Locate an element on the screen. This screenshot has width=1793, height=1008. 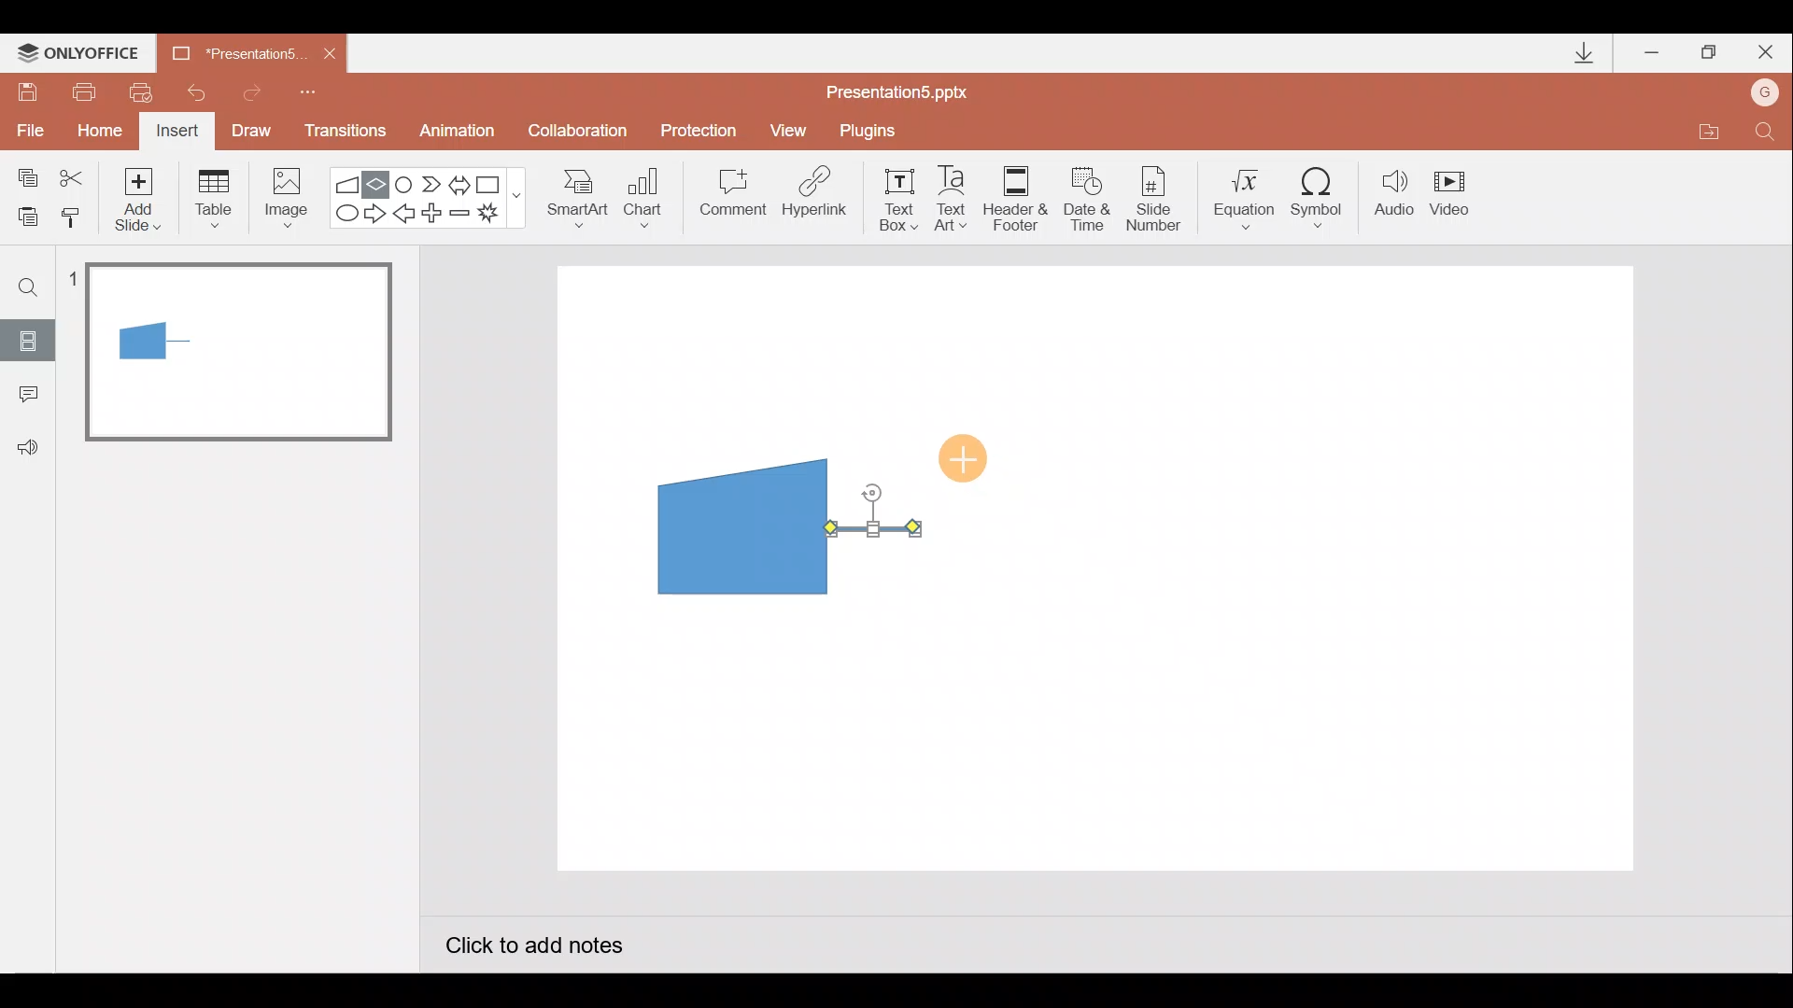
Find is located at coordinates (29, 287).